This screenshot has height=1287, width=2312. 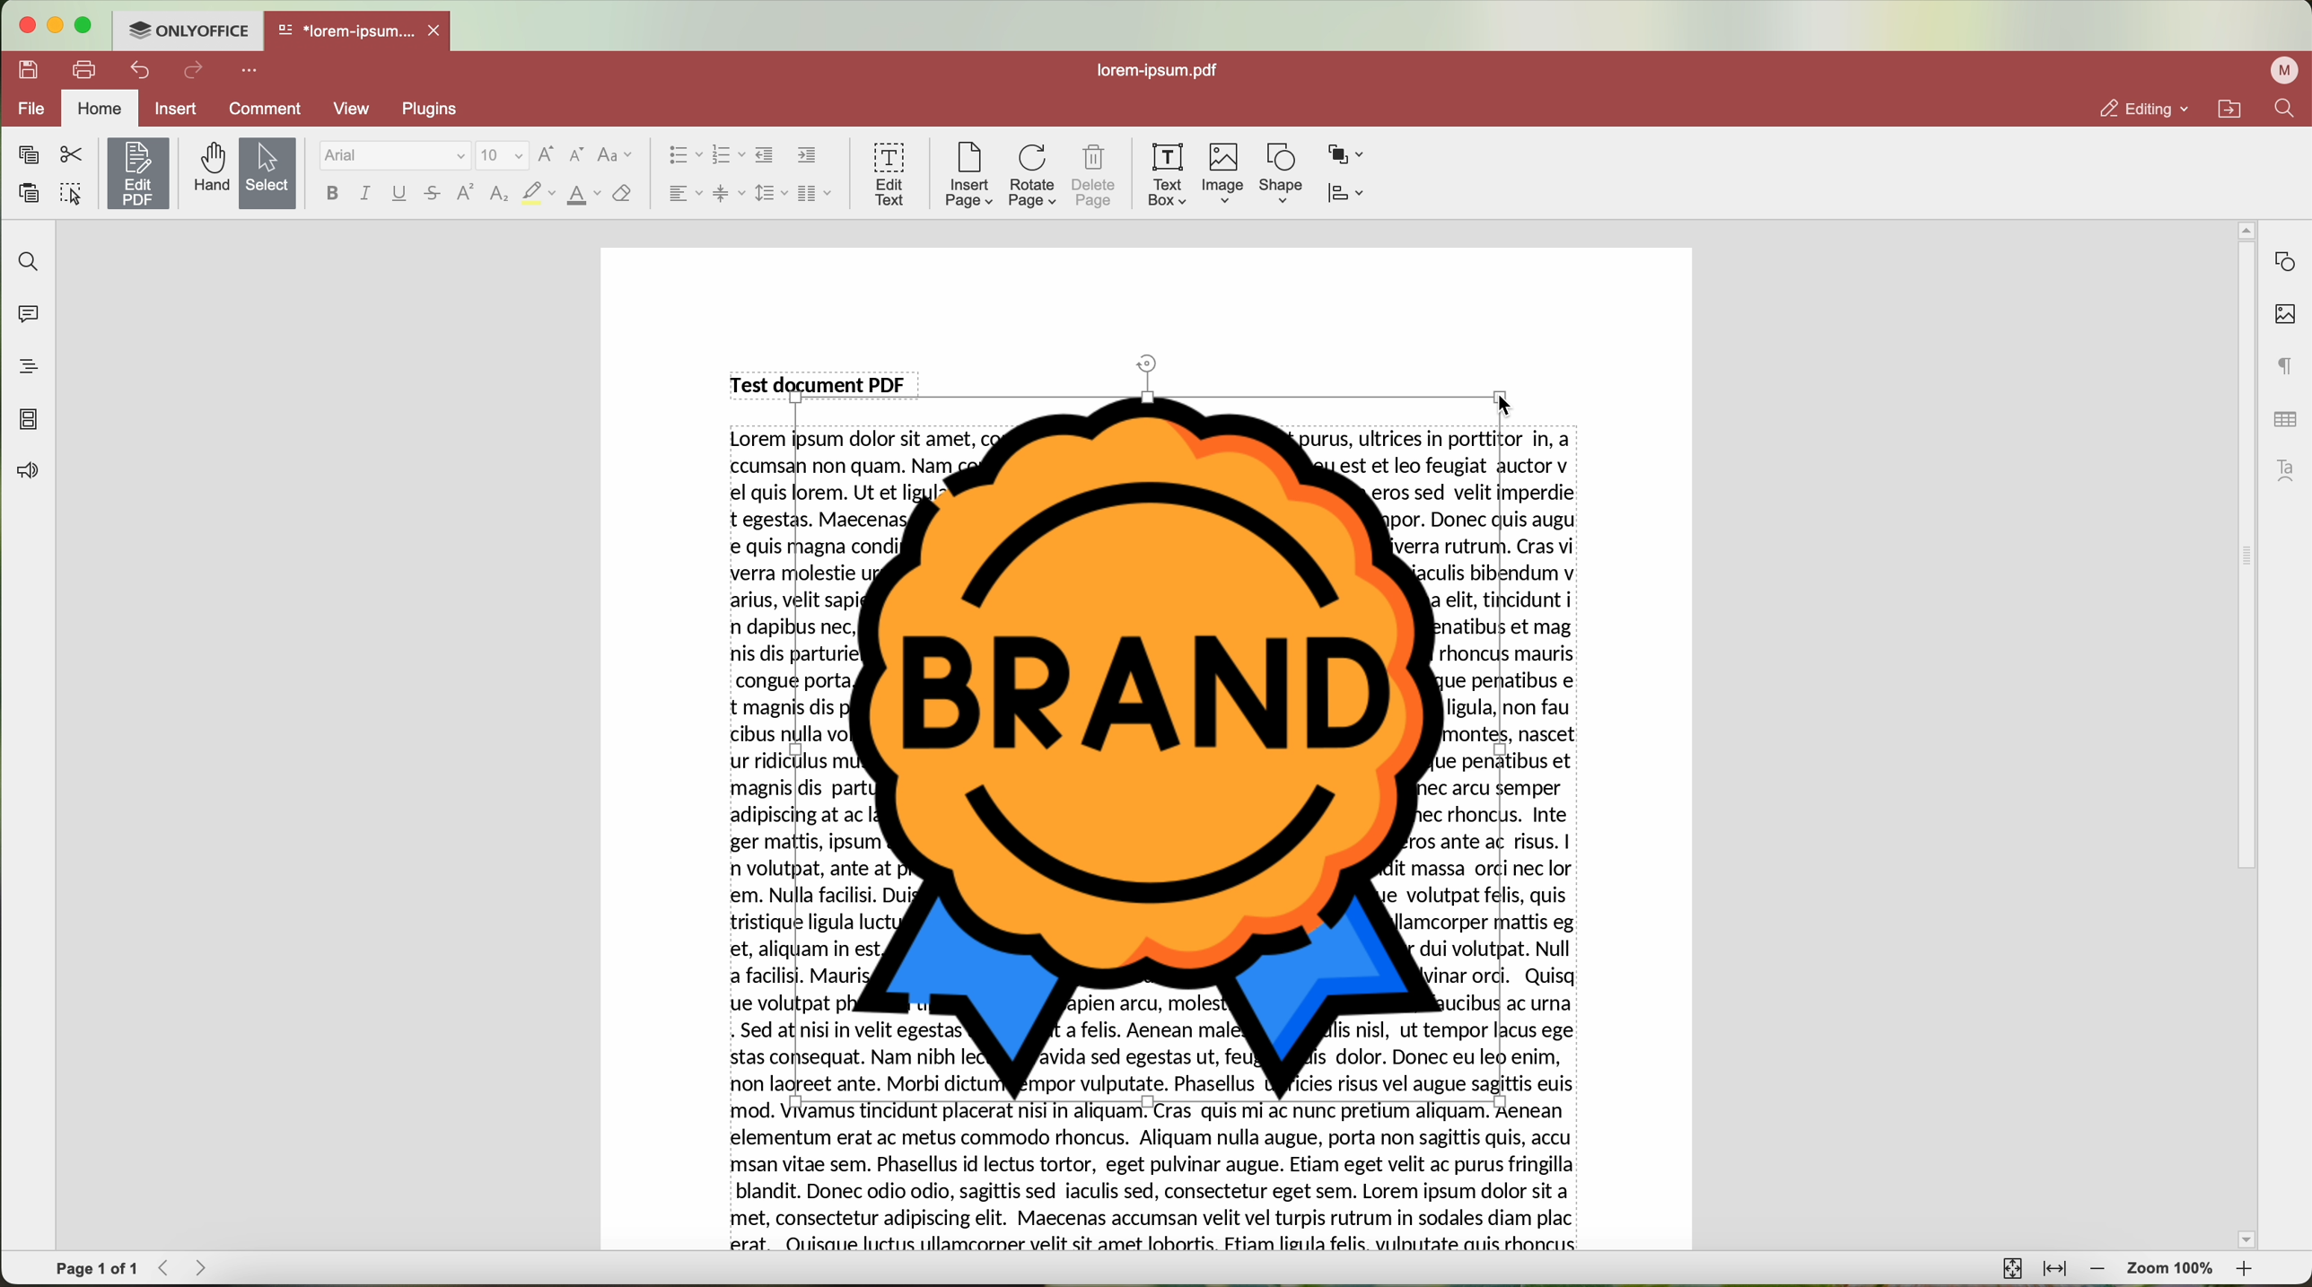 I want to click on profile, so click(x=2288, y=70).